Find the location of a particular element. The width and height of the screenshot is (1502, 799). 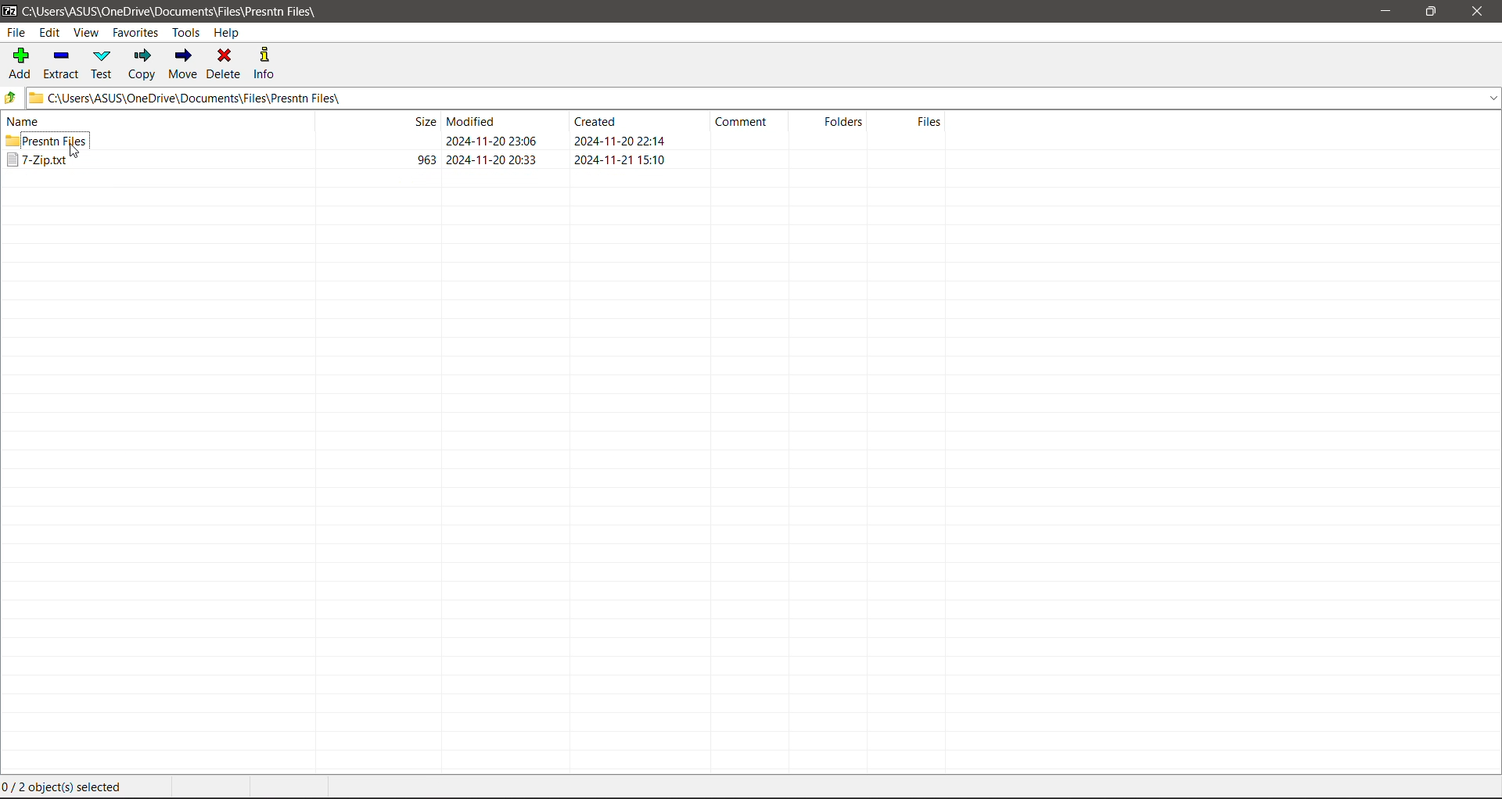

Current File selection status is located at coordinates (66, 787).